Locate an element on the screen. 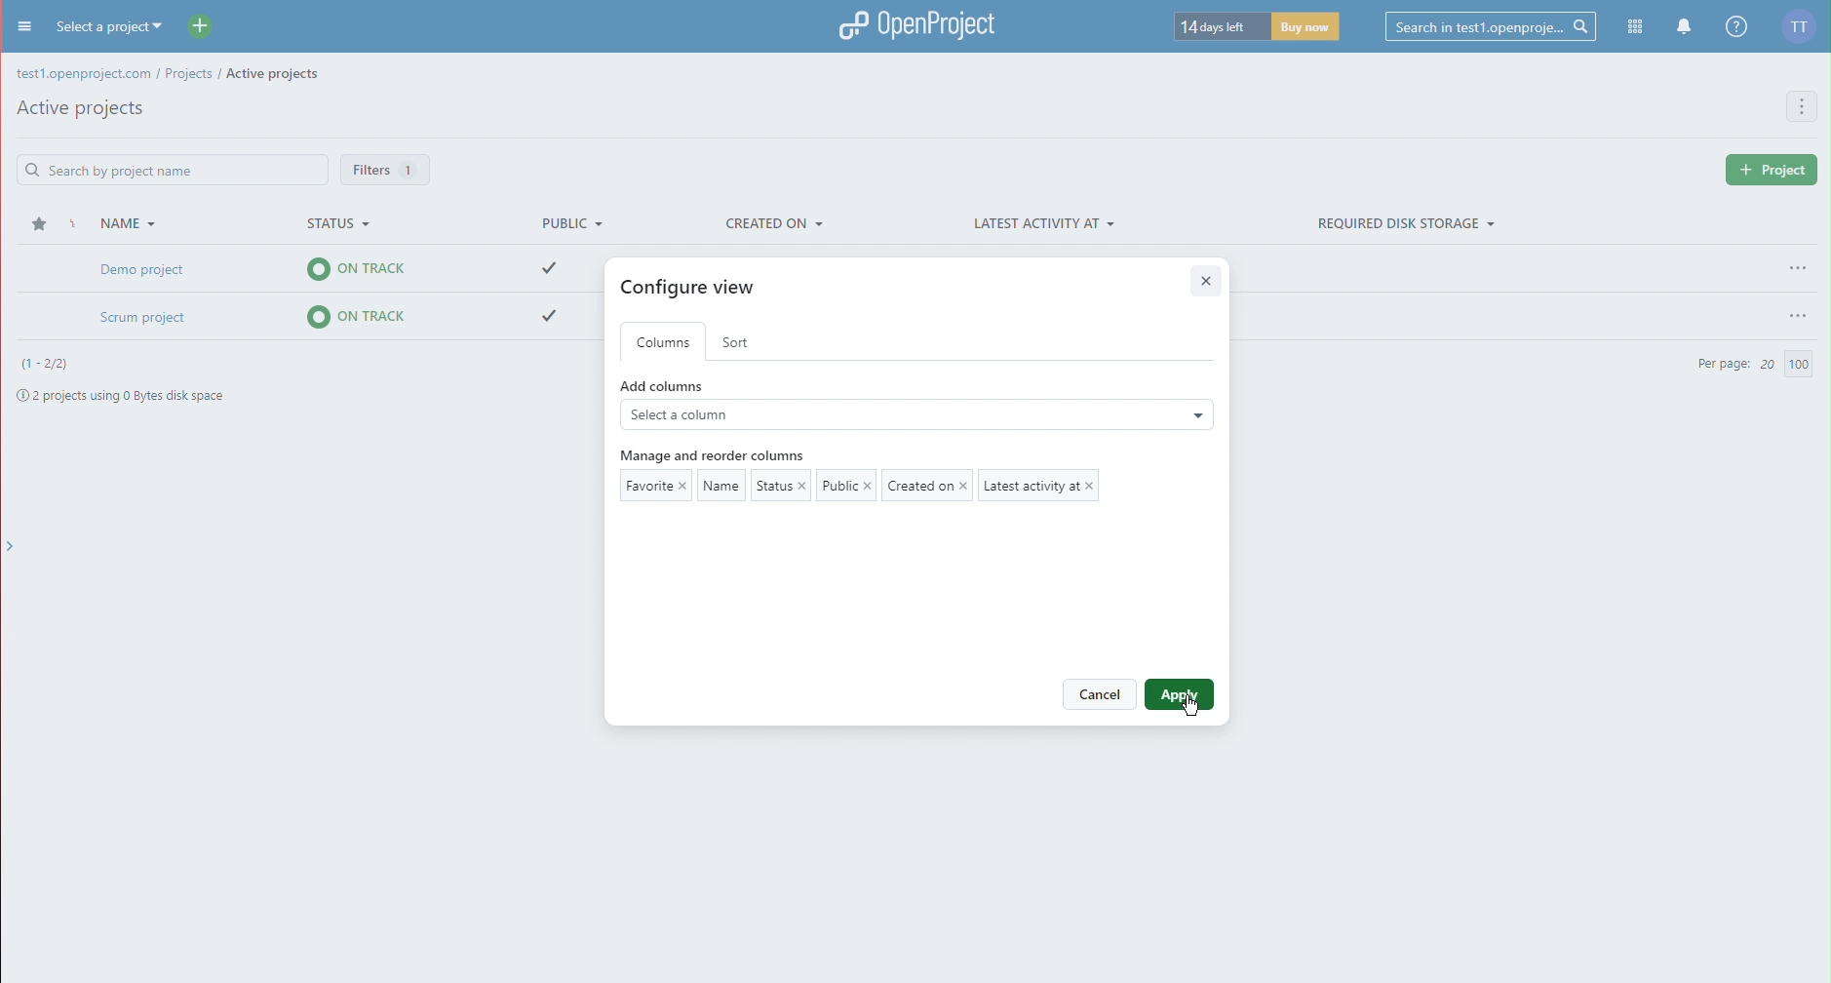  Per Page is located at coordinates (1753, 363).